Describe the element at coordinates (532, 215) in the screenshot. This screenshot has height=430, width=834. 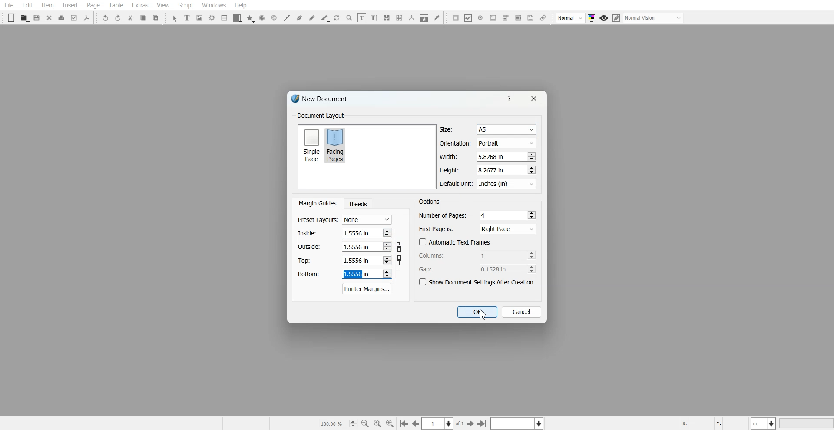
I see `Increase and decrease No. ` at that location.